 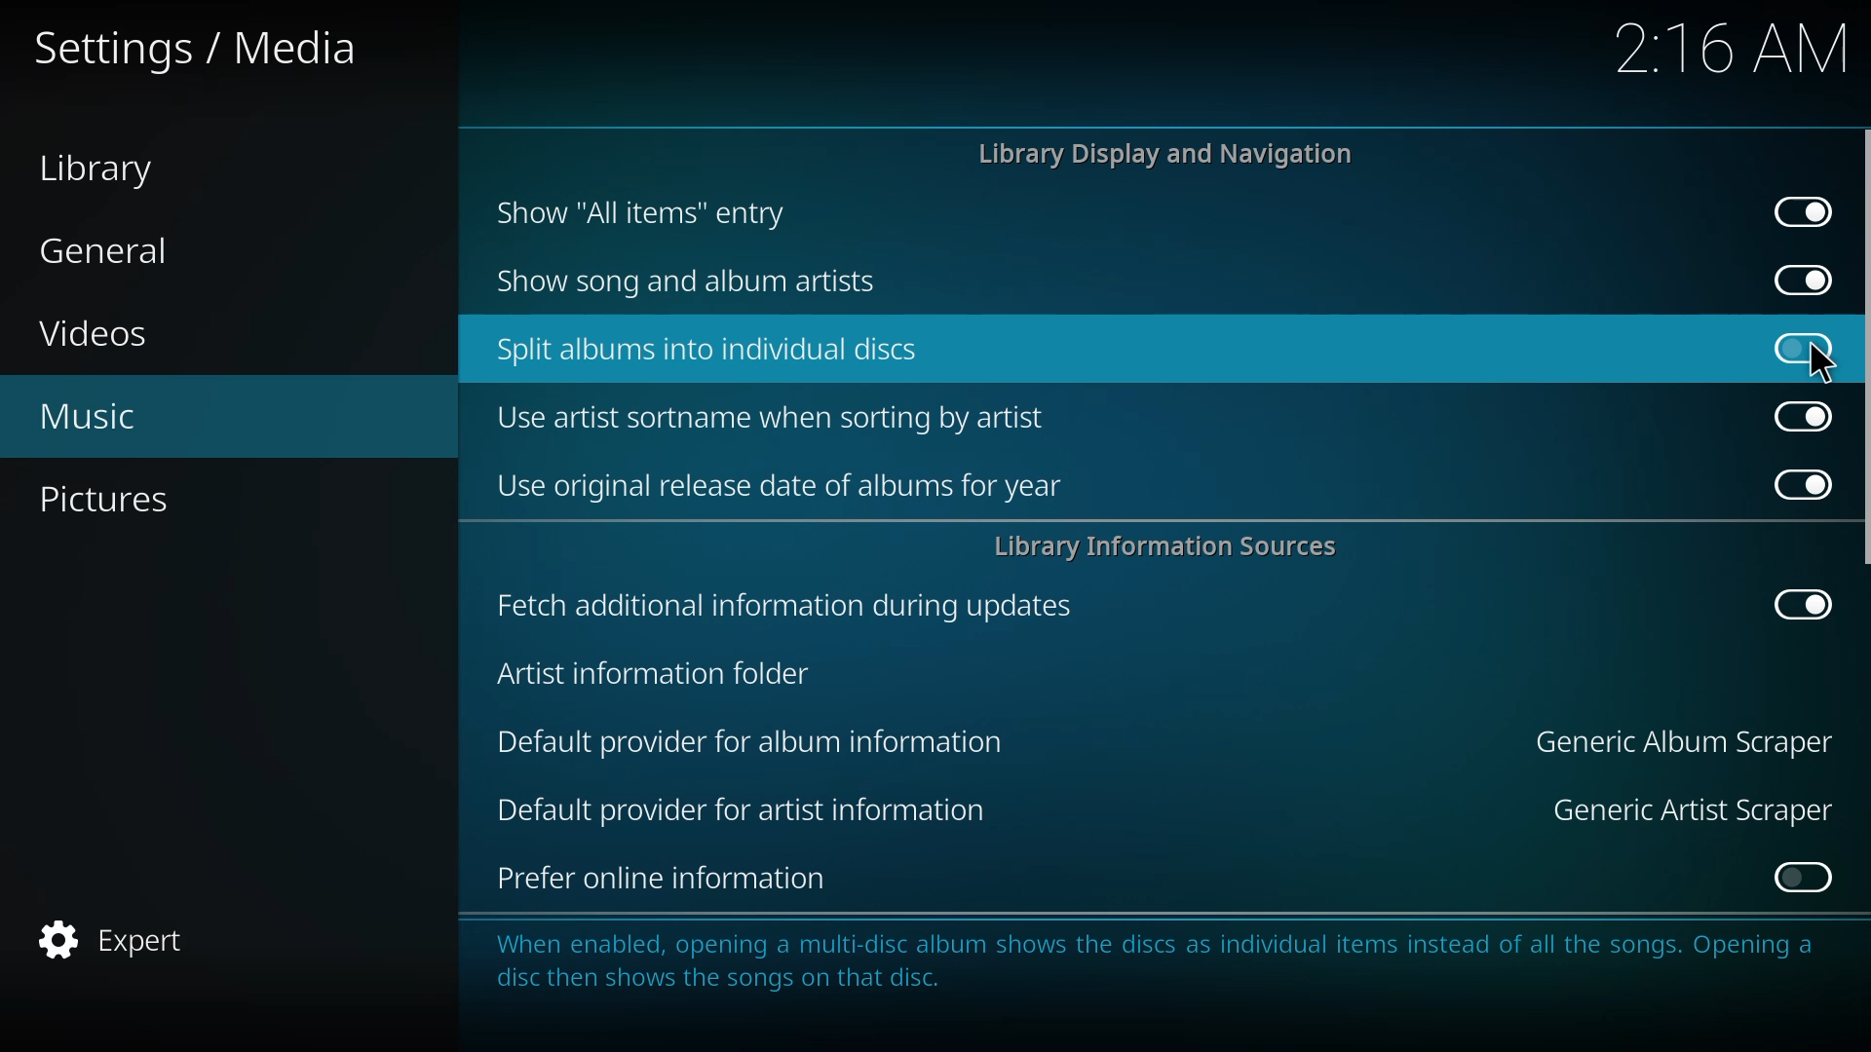 I want to click on use original release date of albums, so click(x=781, y=484).